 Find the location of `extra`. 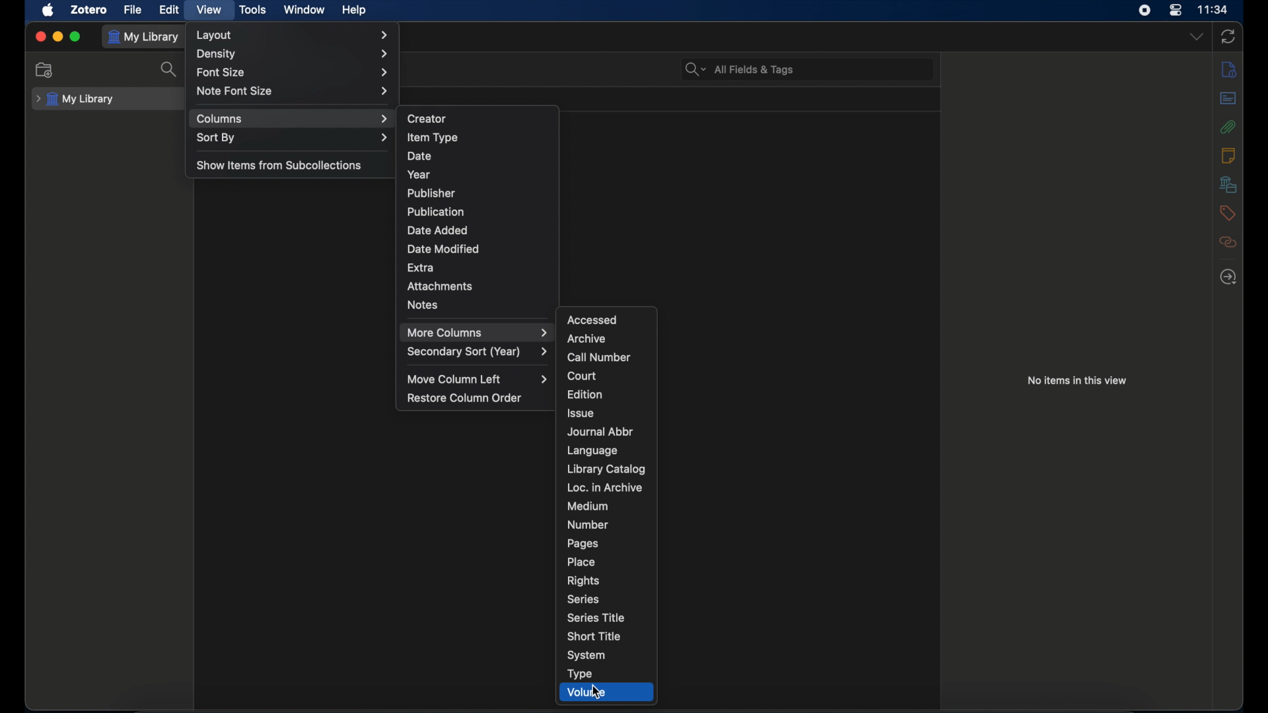

extra is located at coordinates (421, 267).